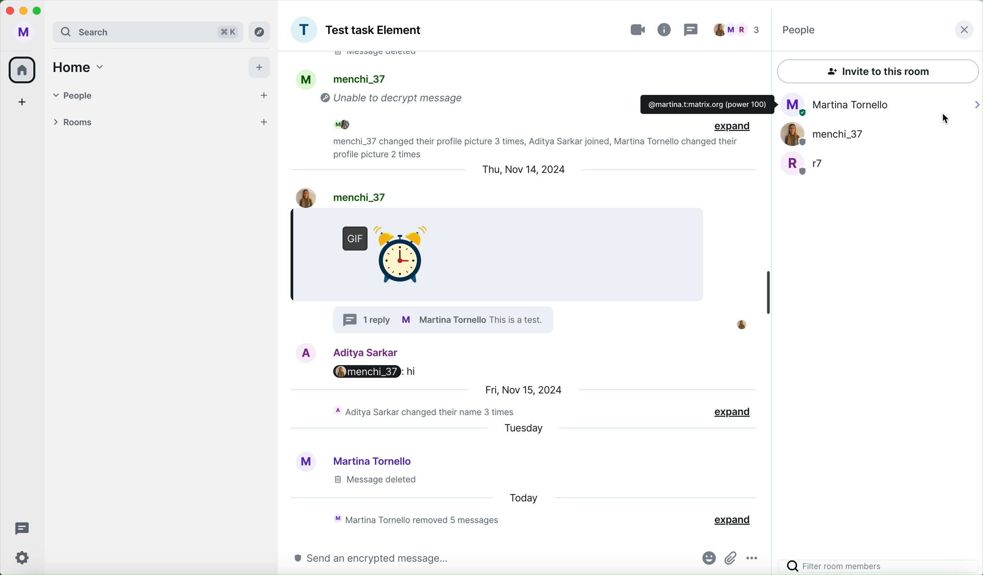  Describe the element at coordinates (374, 480) in the screenshot. I see `message delated` at that location.